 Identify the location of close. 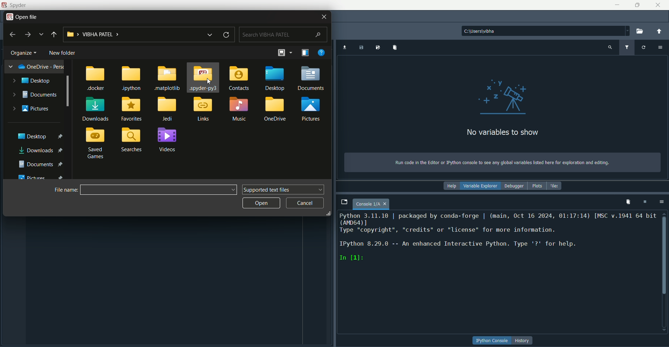
(658, 5).